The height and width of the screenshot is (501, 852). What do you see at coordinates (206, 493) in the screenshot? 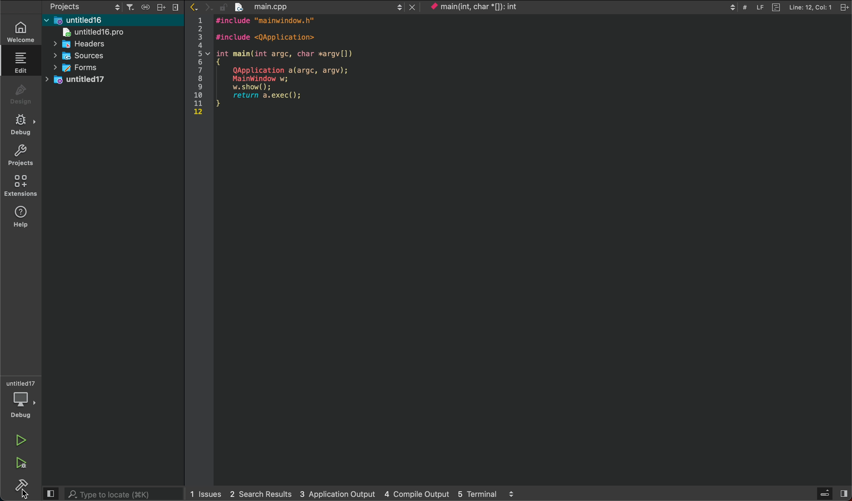
I see `Issues` at bounding box center [206, 493].